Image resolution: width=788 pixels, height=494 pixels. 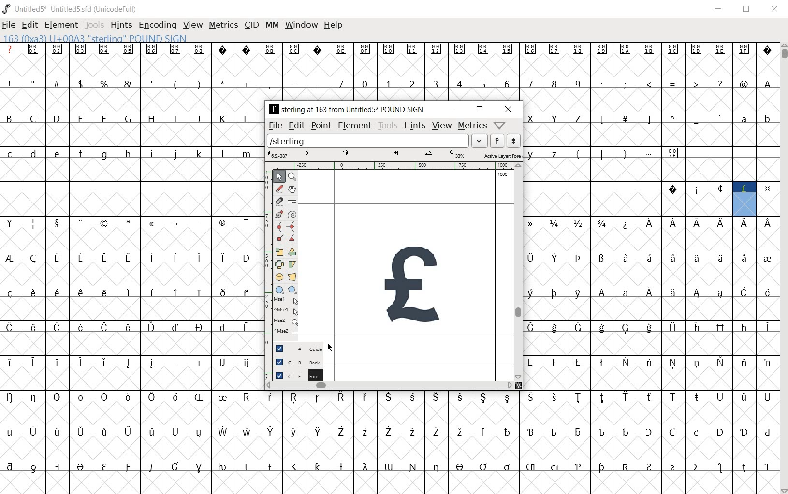 I want to click on Symbol, so click(x=507, y=467).